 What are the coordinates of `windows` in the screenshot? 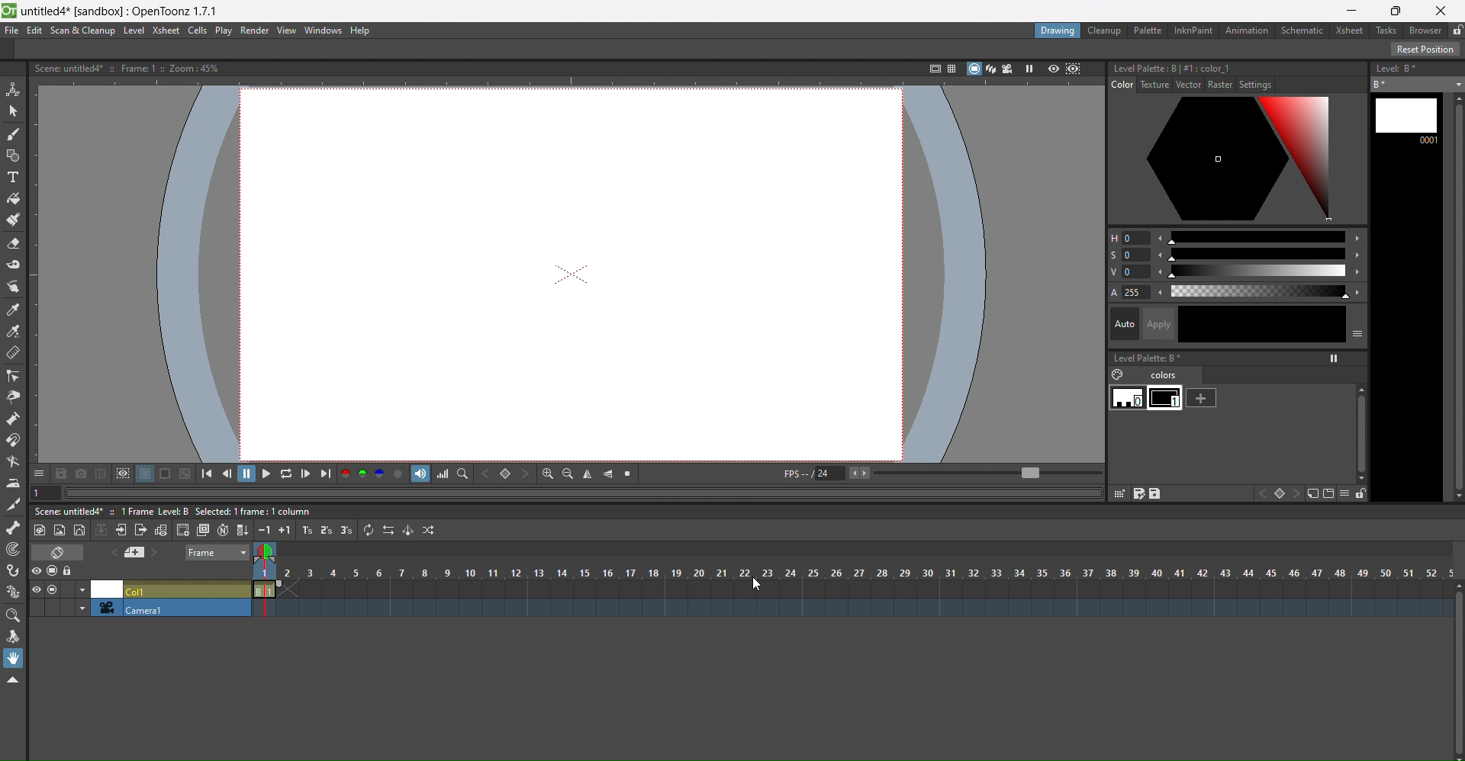 It's located at (325, 31).